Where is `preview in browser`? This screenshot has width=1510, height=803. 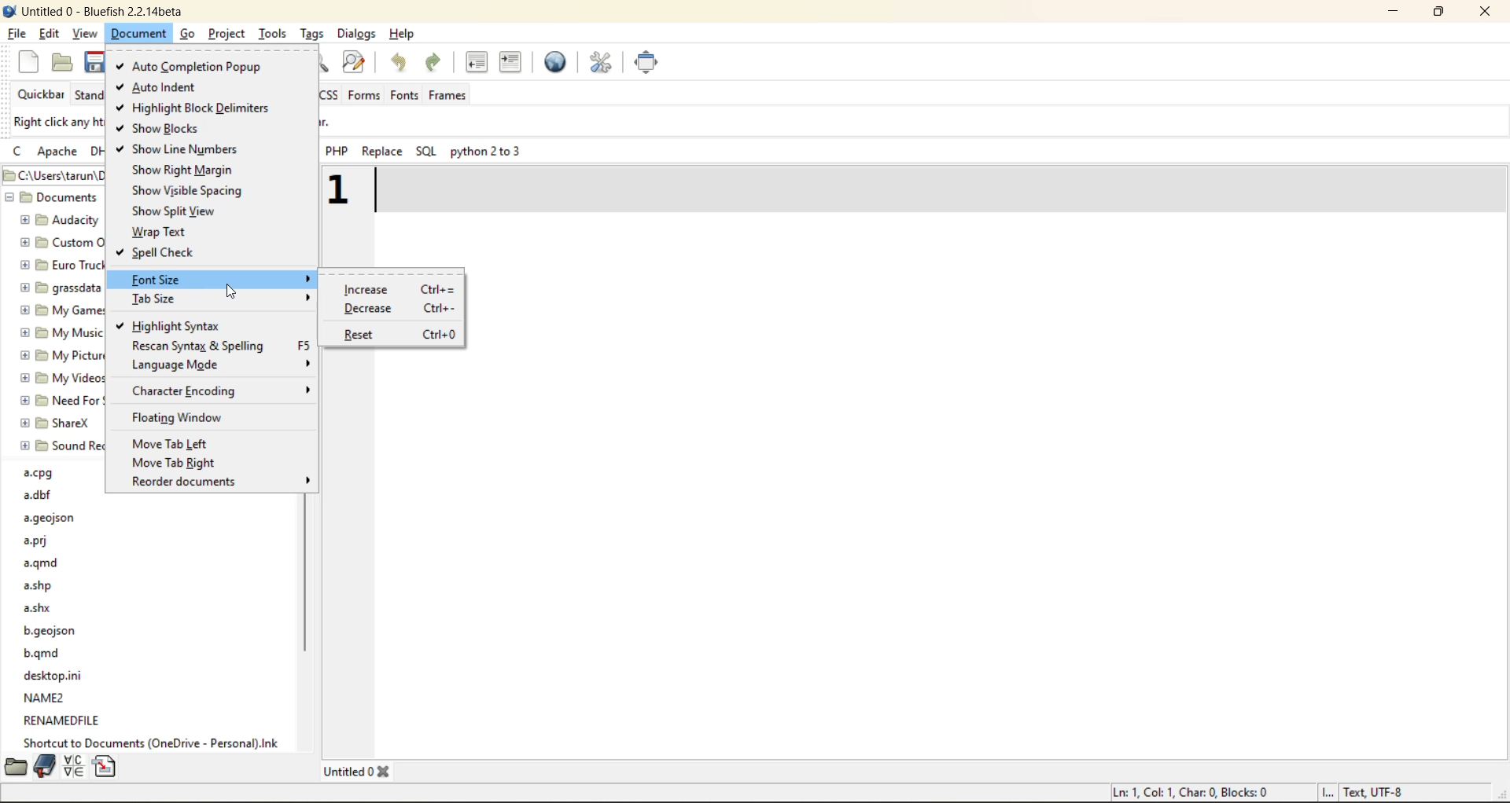 preview in browser is located at coordinates (558, 63).